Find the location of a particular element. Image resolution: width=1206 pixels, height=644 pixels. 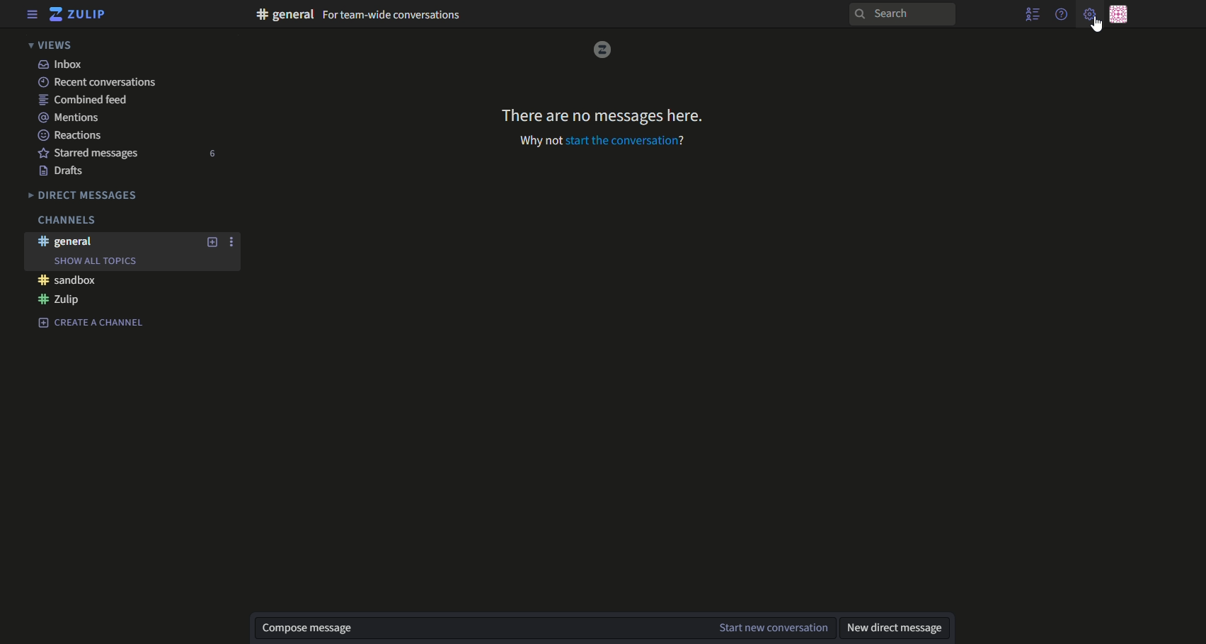

start new conversation is located at coordinates (775, 628).